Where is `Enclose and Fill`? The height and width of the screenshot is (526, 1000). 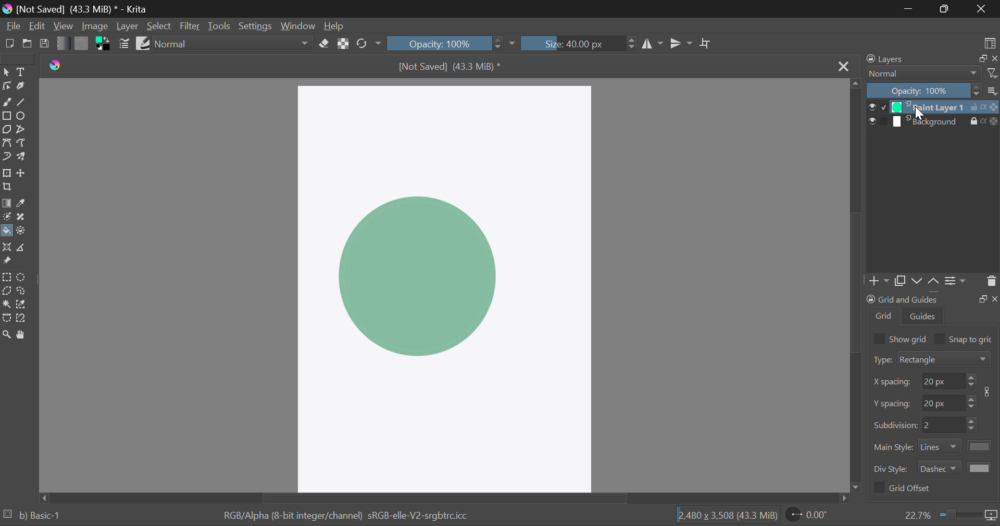
Enclose and Fill is located at coordinates (22, 231).